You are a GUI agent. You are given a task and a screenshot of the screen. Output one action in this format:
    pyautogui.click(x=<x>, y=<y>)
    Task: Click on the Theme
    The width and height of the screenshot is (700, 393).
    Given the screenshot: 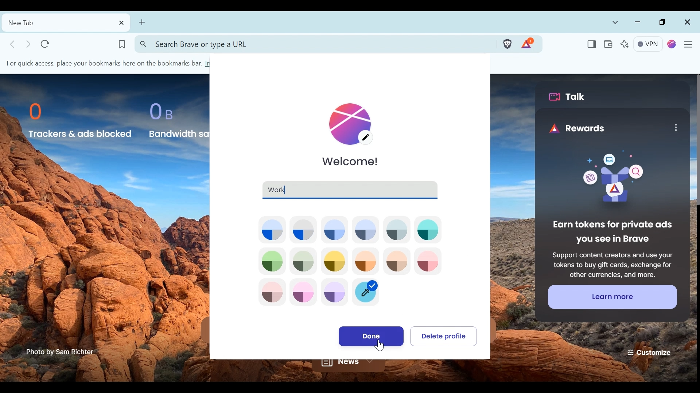 What is the action you would take?
    pyautogui.click(x=303, y=261)
    